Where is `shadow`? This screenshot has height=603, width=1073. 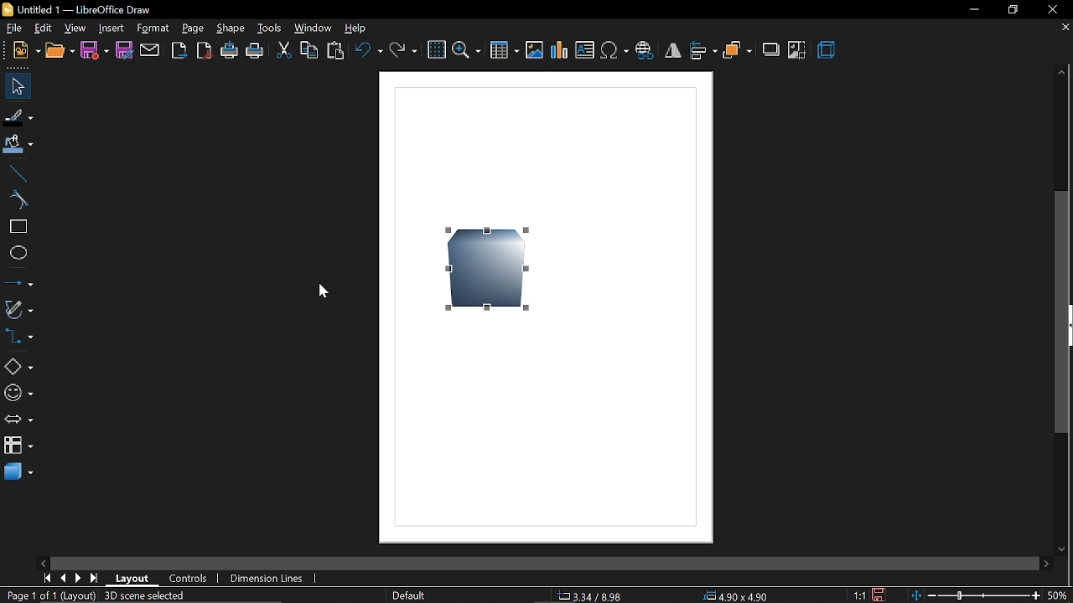
shadow is located at coordinates (773, 51).